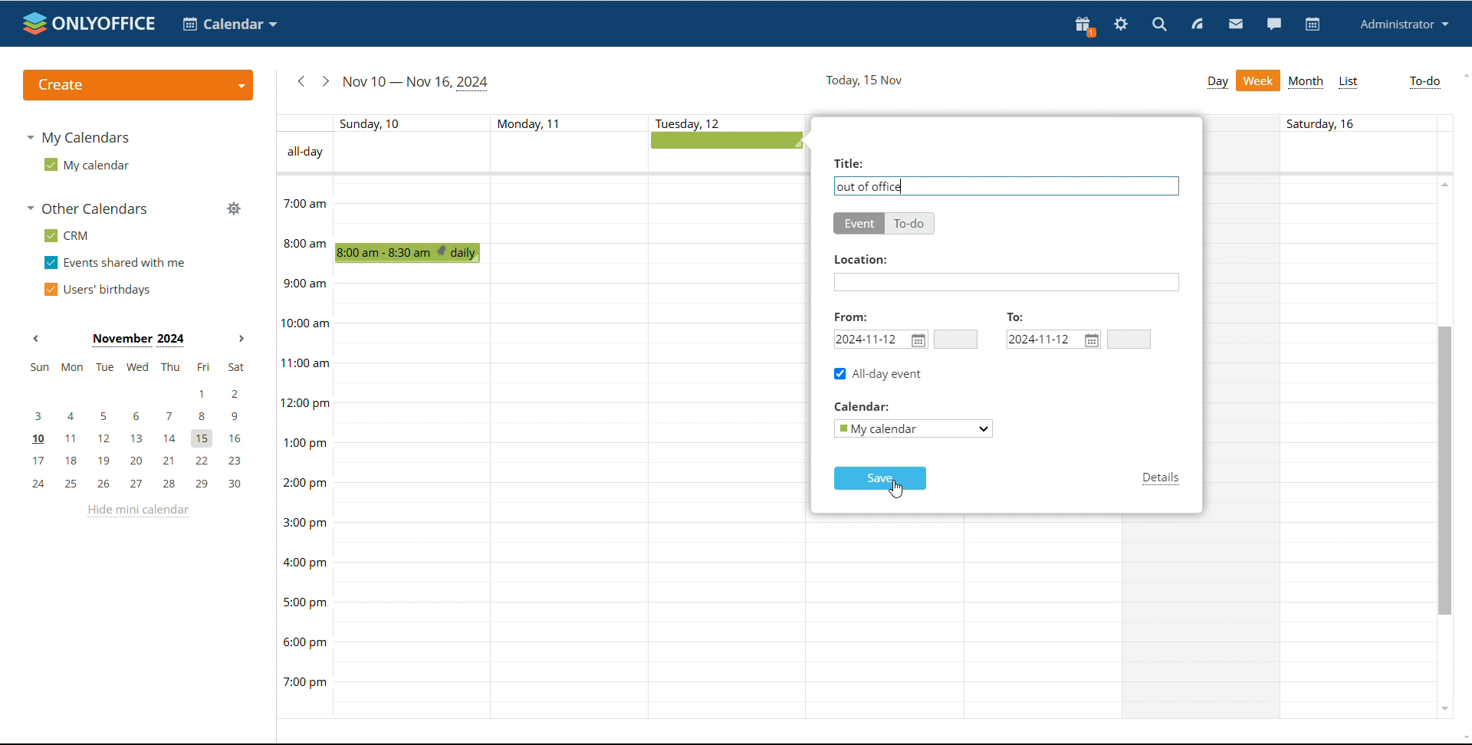 The width and height of the screenshot is (1472, 745). I want to click on crm, so click(67, 235).